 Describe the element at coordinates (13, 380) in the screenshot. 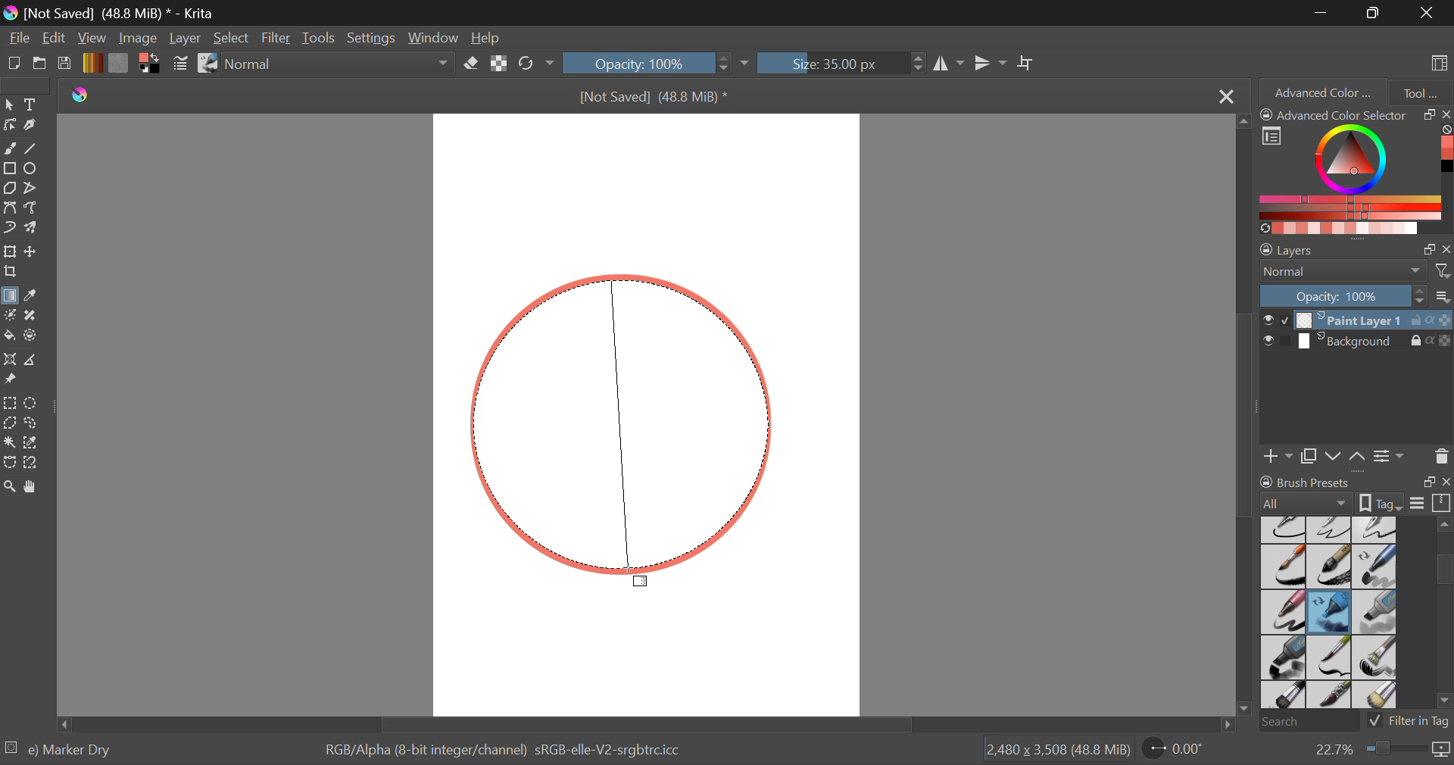

I see `Reference Images` at that location.